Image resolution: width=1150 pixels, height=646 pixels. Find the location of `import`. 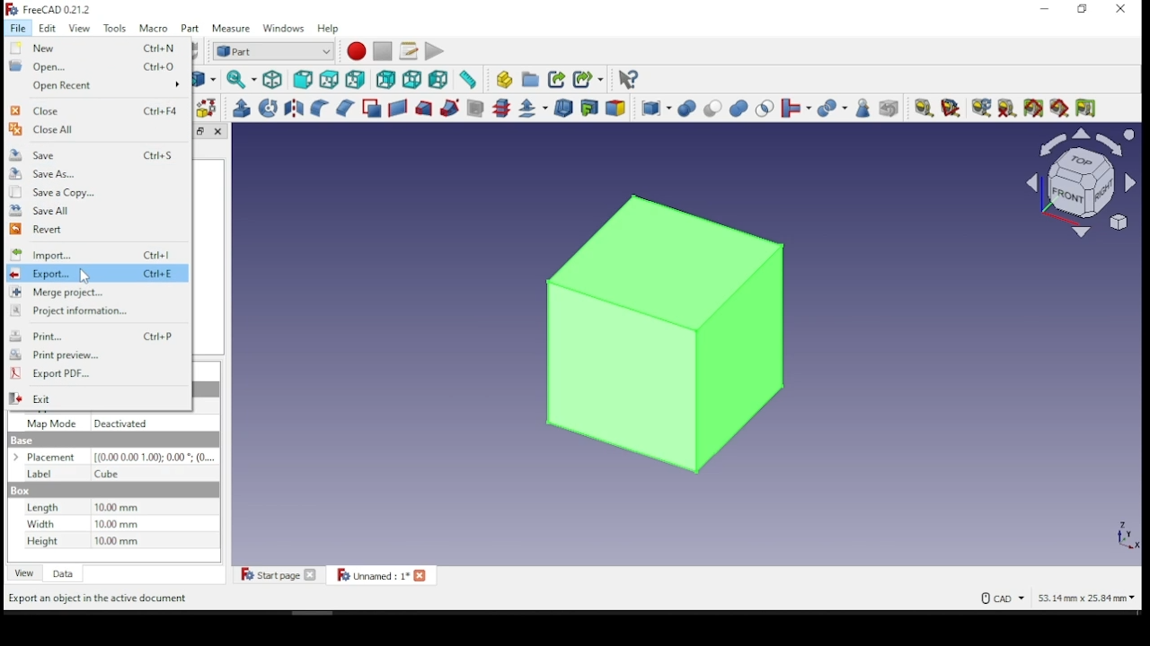

import is located at coordinates (93, 254).